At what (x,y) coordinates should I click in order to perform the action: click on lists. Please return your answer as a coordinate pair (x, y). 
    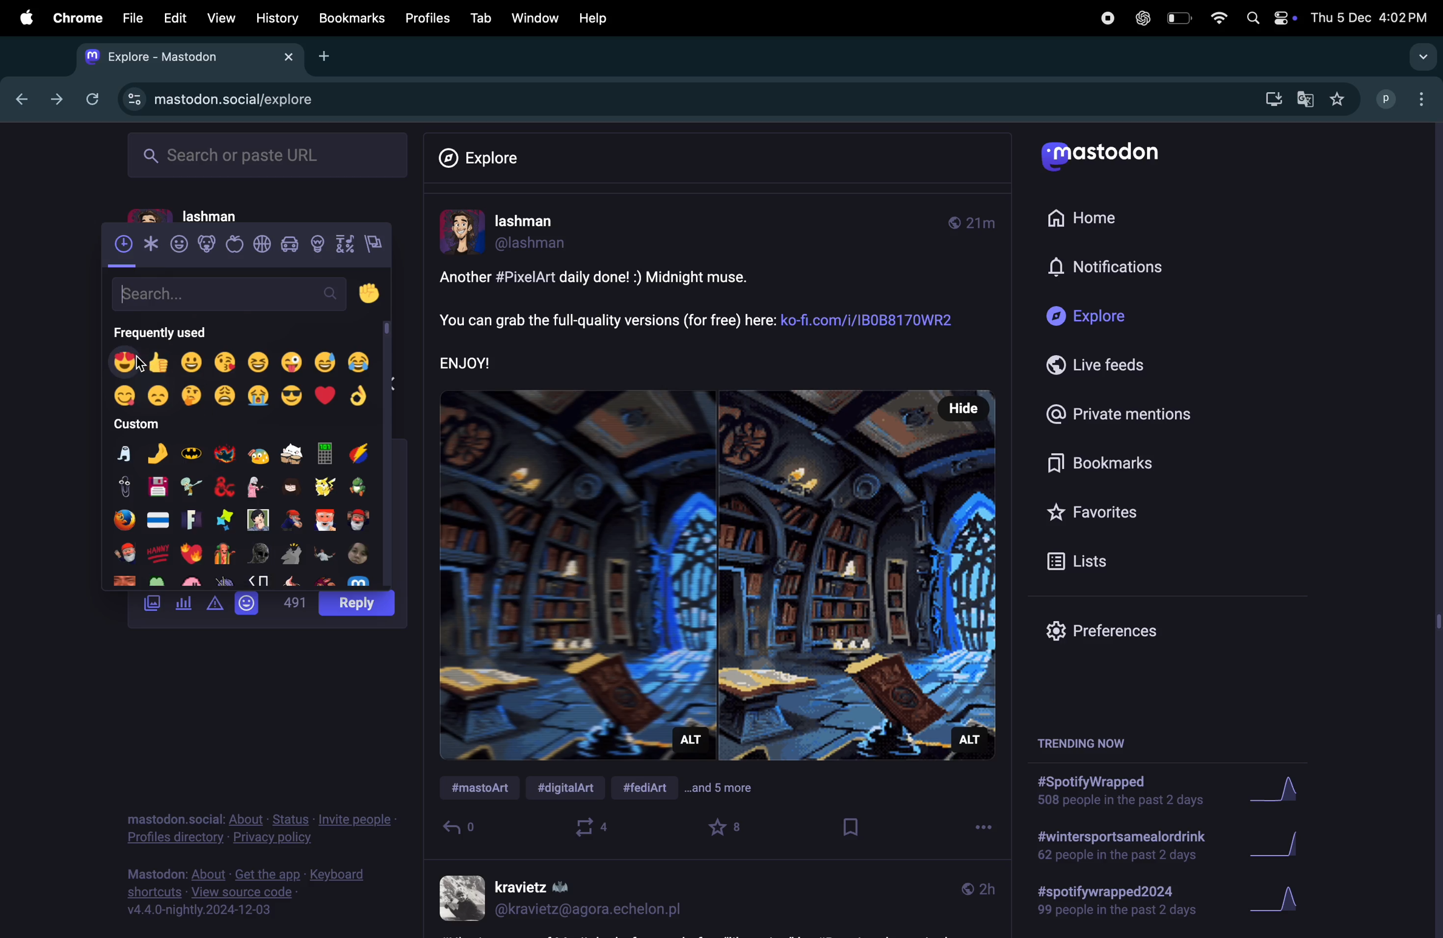
    Looking at the image, I should click on (1093, 559).